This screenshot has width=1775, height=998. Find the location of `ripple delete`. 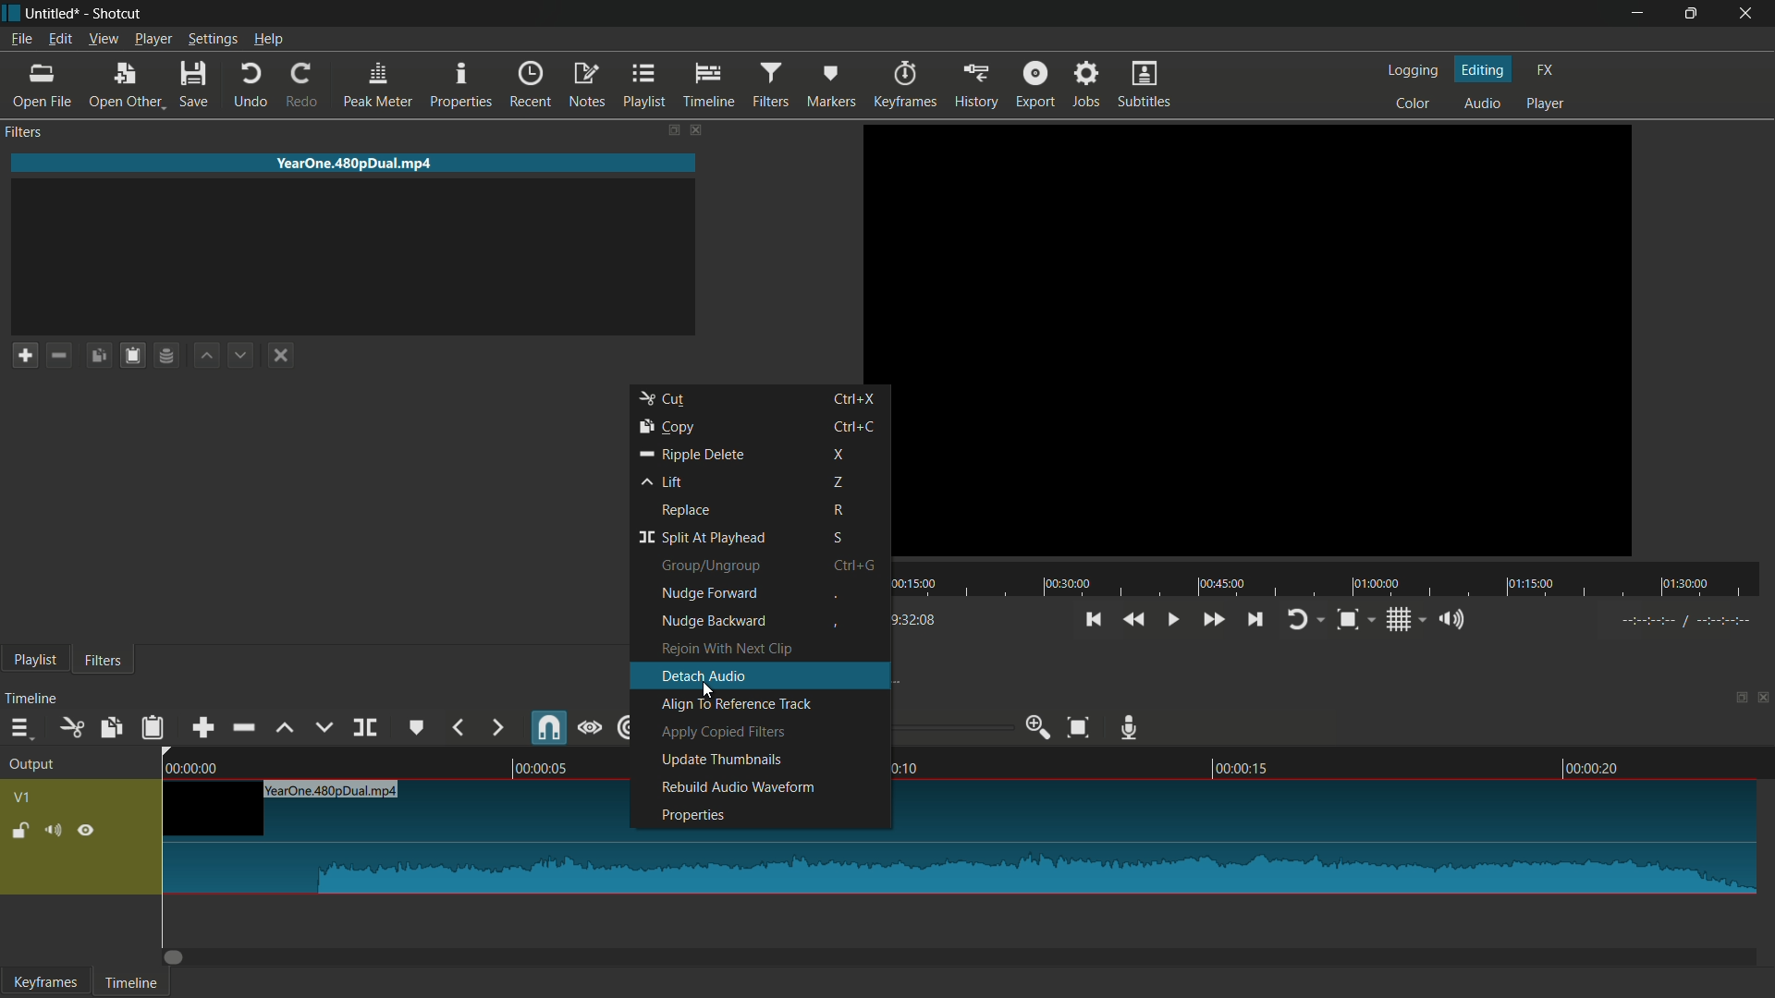

ripple delete is located at coordinates (691, 454).